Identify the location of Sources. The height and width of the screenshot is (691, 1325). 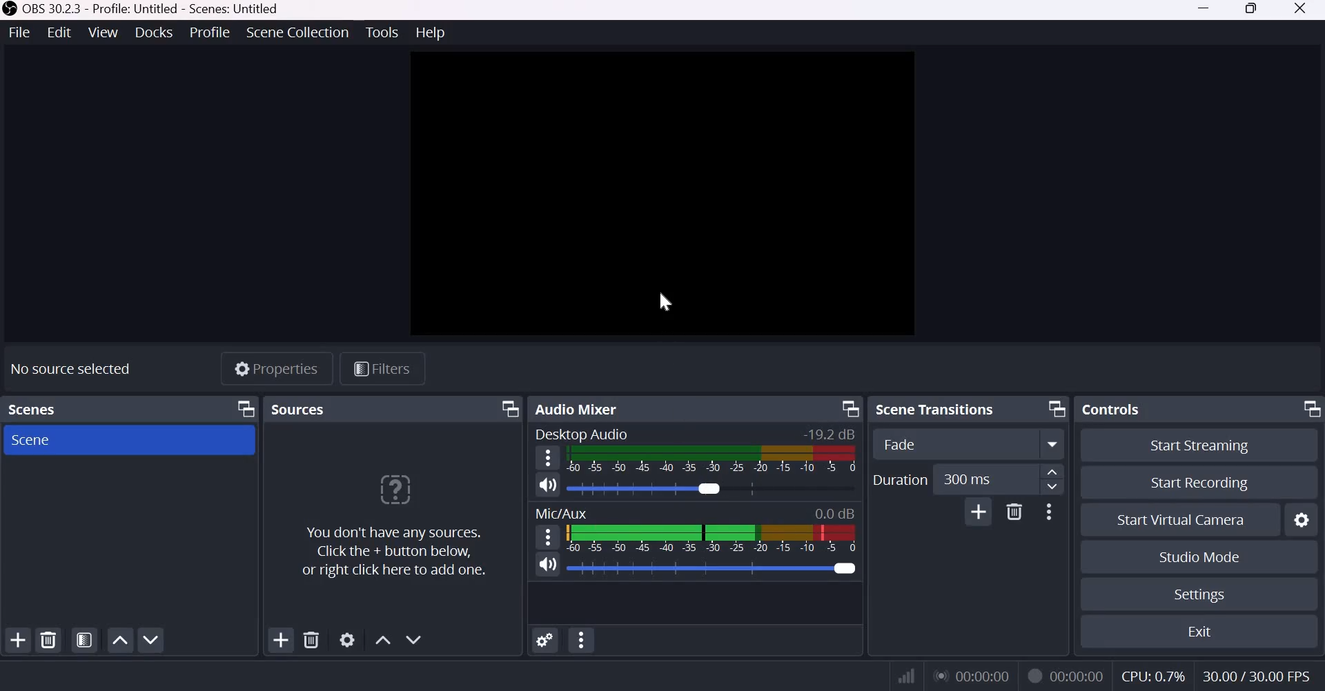
(297, 409).